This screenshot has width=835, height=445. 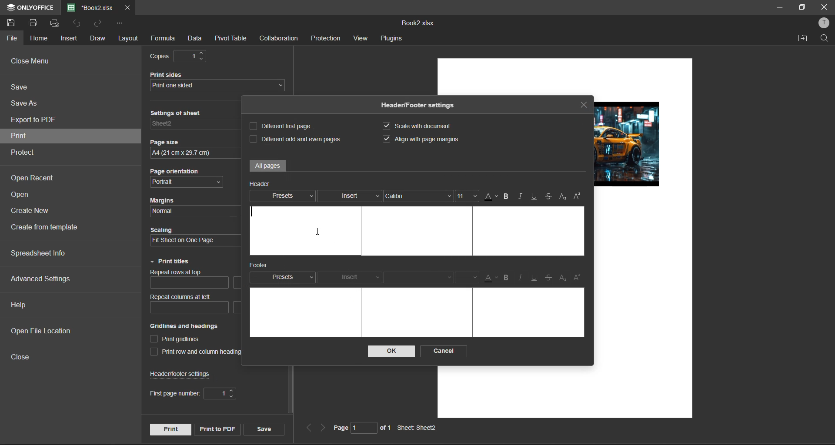 What do you see at coordinates (80, 25) in the screenshot?
I see `undo` at bounding box center [80, 25].